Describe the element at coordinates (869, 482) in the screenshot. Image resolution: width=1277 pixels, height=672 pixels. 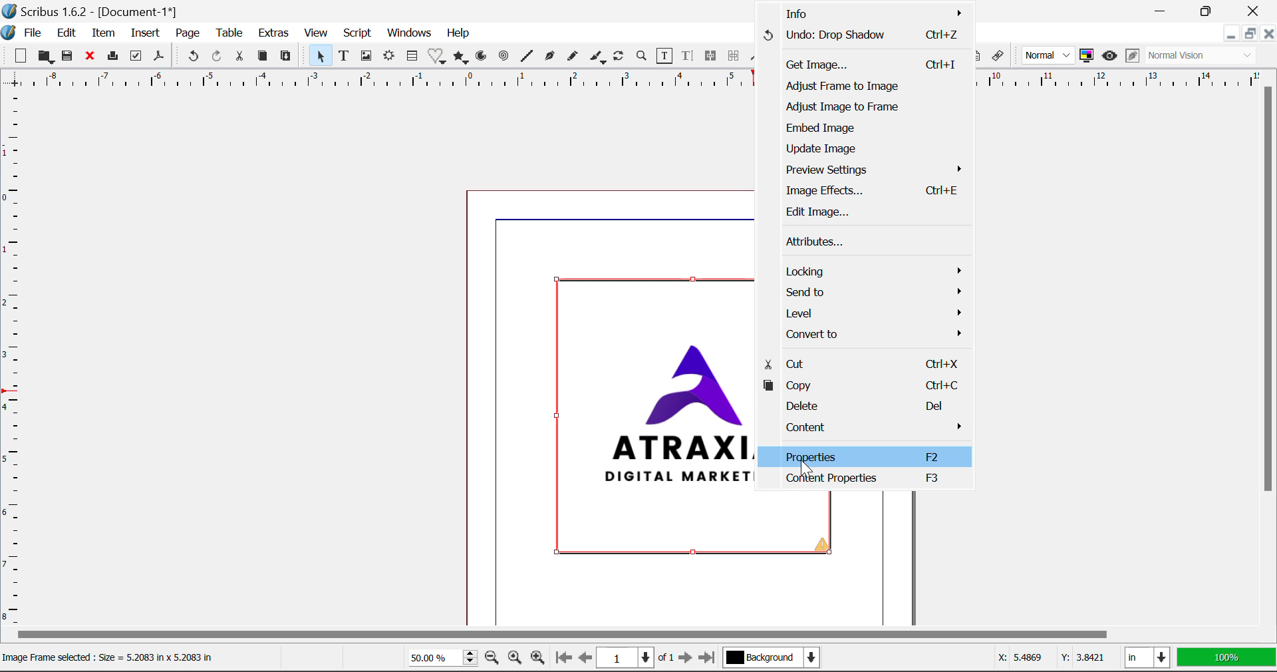
I see `` at that location.